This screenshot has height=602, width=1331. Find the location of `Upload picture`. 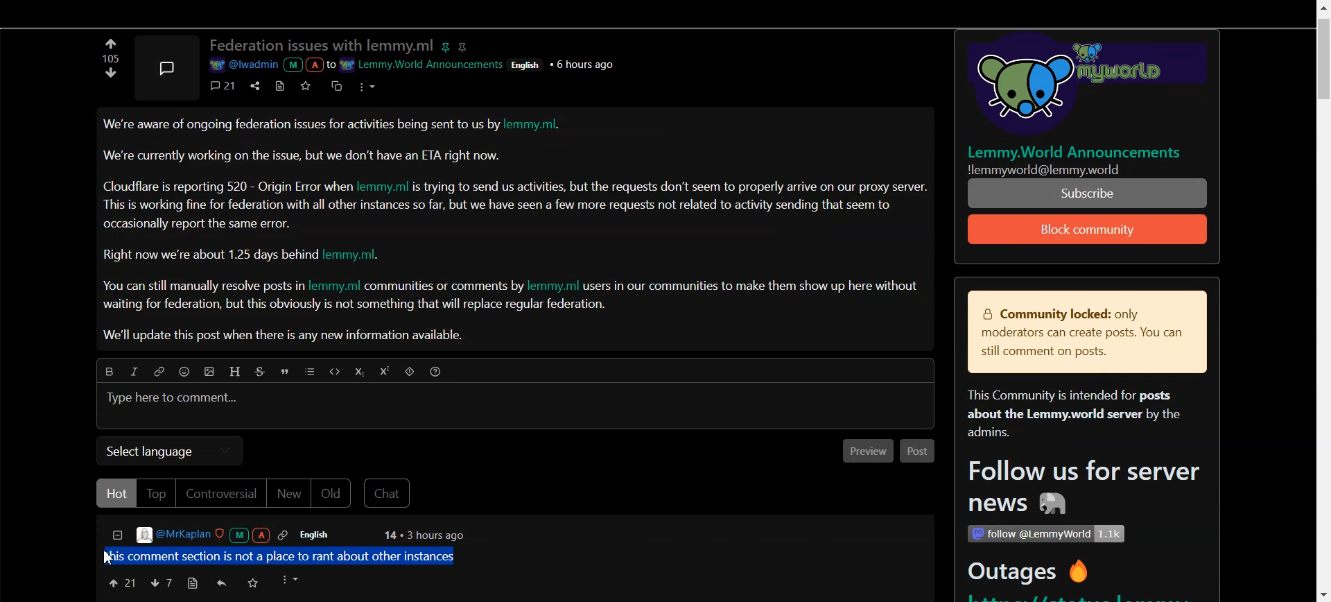

Upload picture is located at coordinates (212, 373).